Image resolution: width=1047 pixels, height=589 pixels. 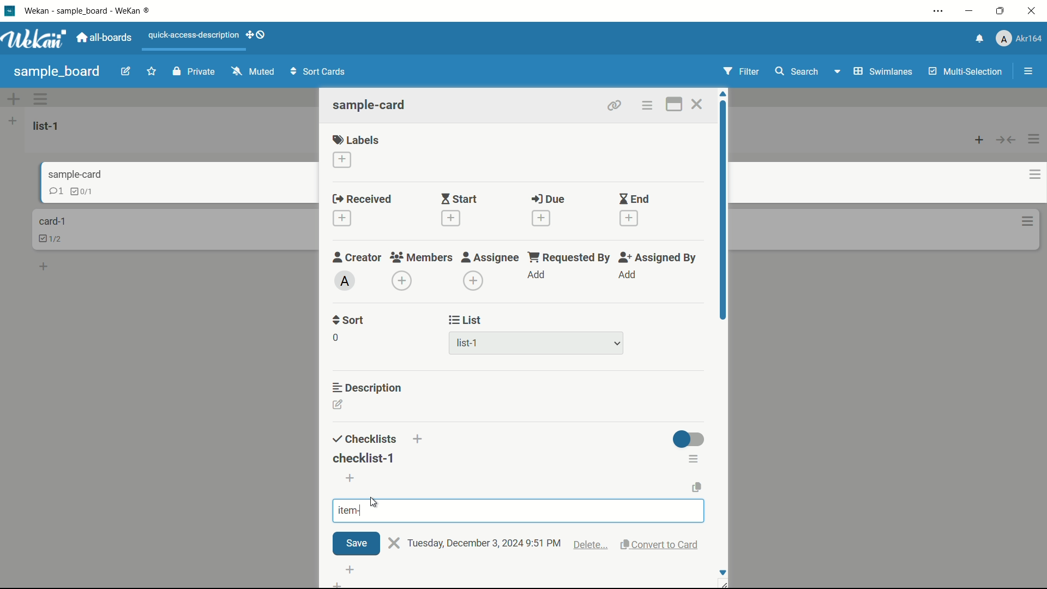 What do you see at coordinates (12, 121) in the screenshot?
I see `list actions` at bounding box center [12, 121].